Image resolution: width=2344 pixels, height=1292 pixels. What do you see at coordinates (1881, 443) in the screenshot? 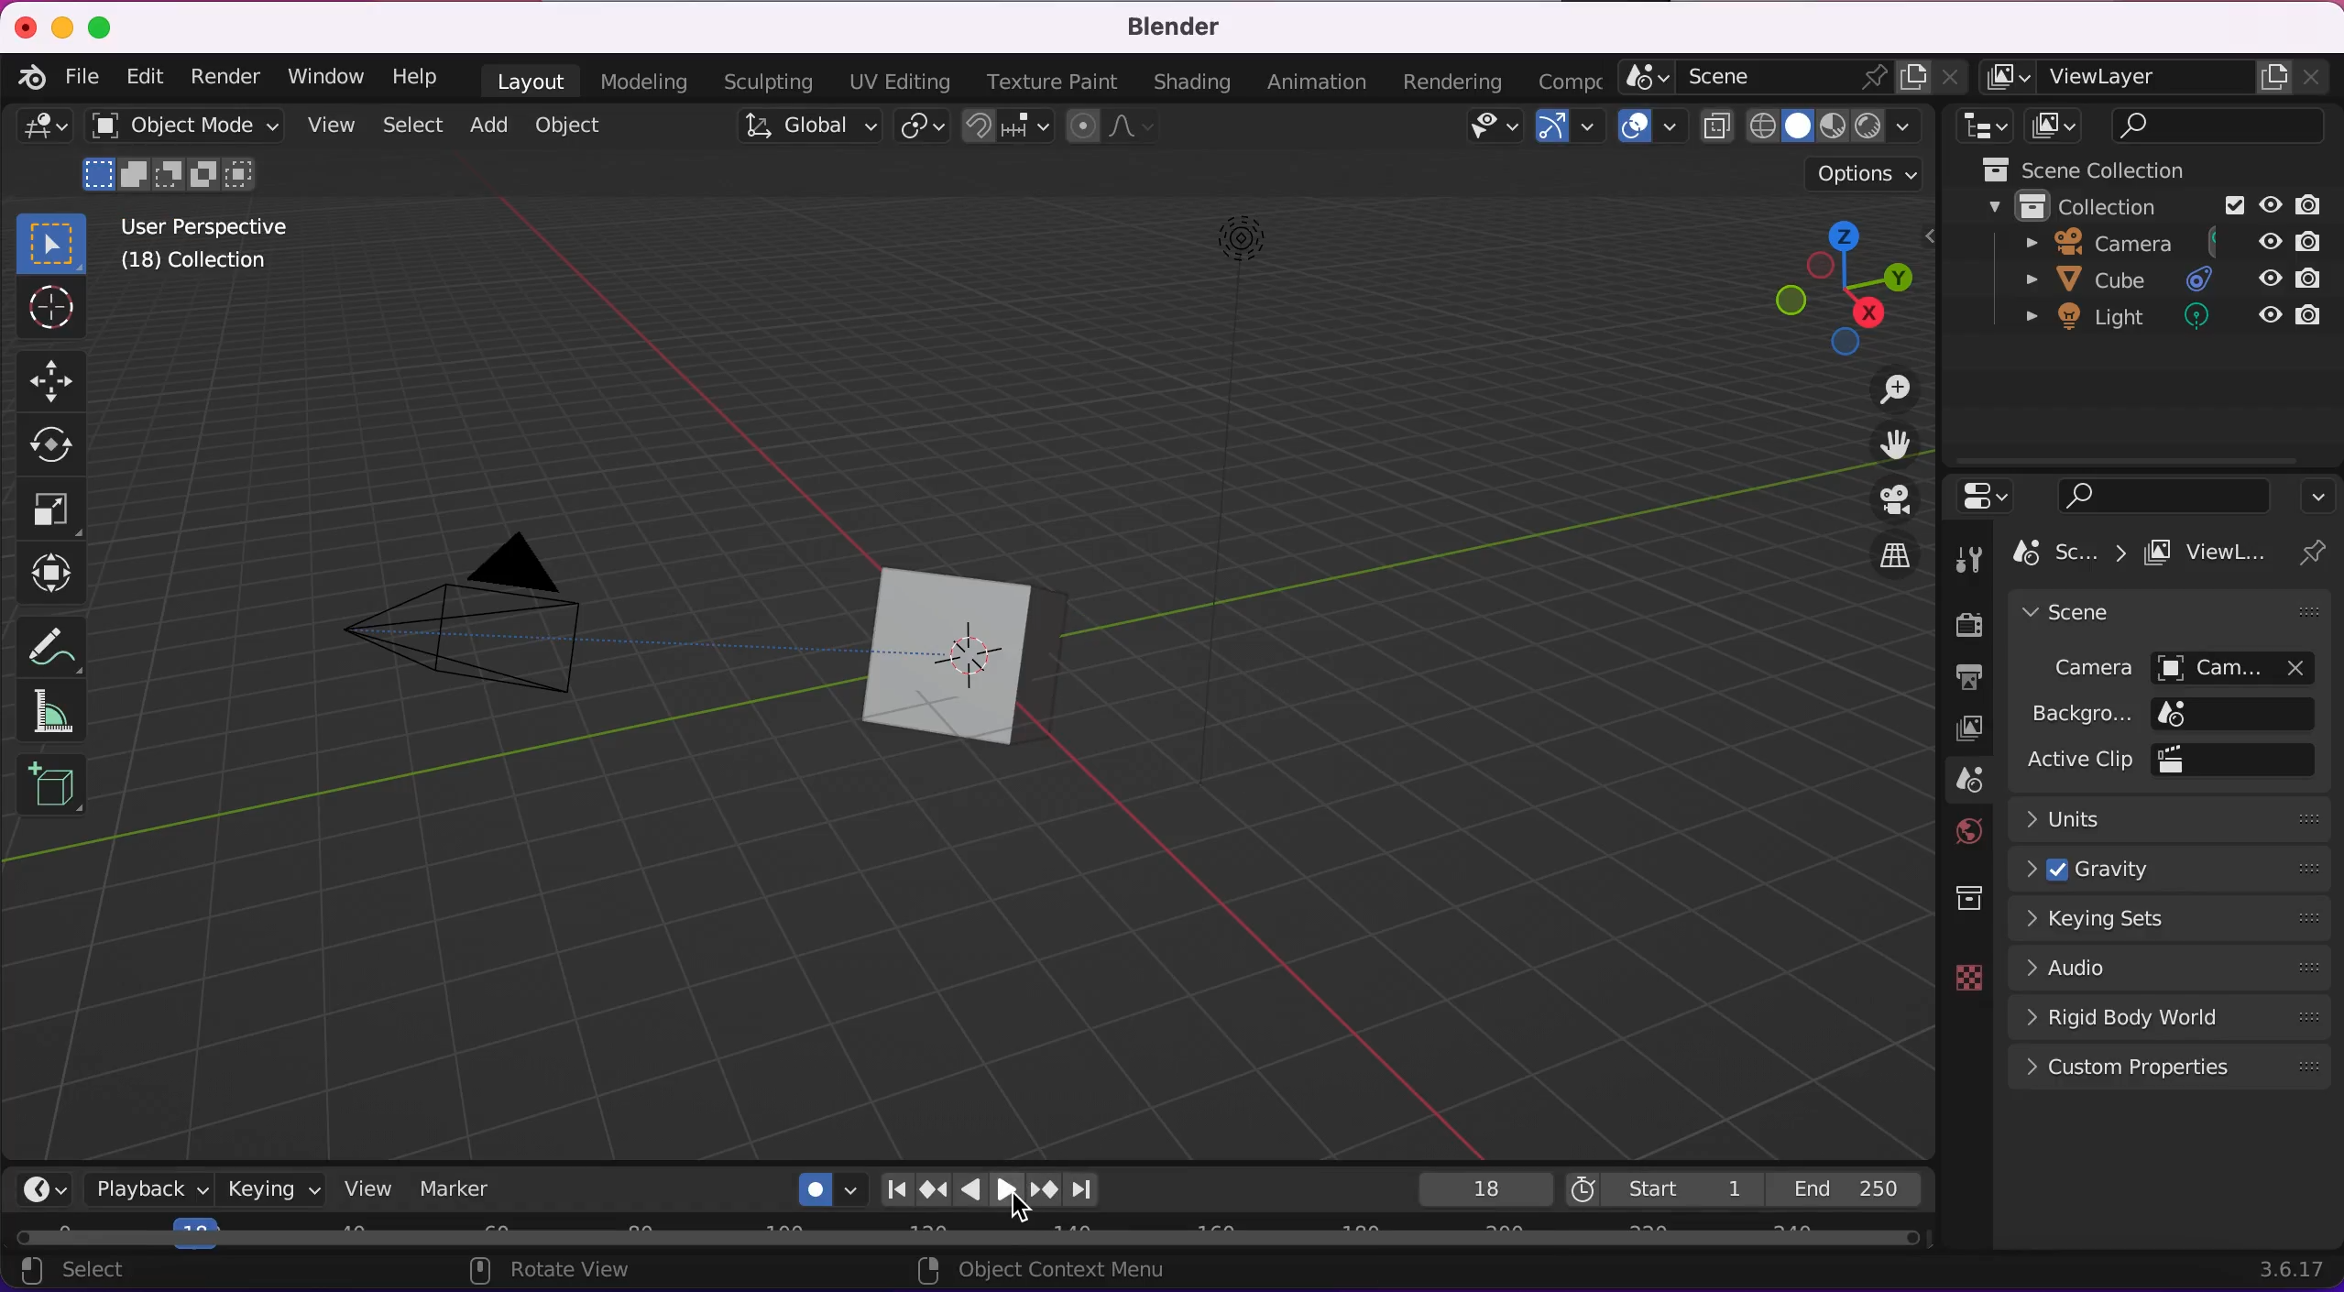
I see `move the view` at bounding box center [1881, 443].